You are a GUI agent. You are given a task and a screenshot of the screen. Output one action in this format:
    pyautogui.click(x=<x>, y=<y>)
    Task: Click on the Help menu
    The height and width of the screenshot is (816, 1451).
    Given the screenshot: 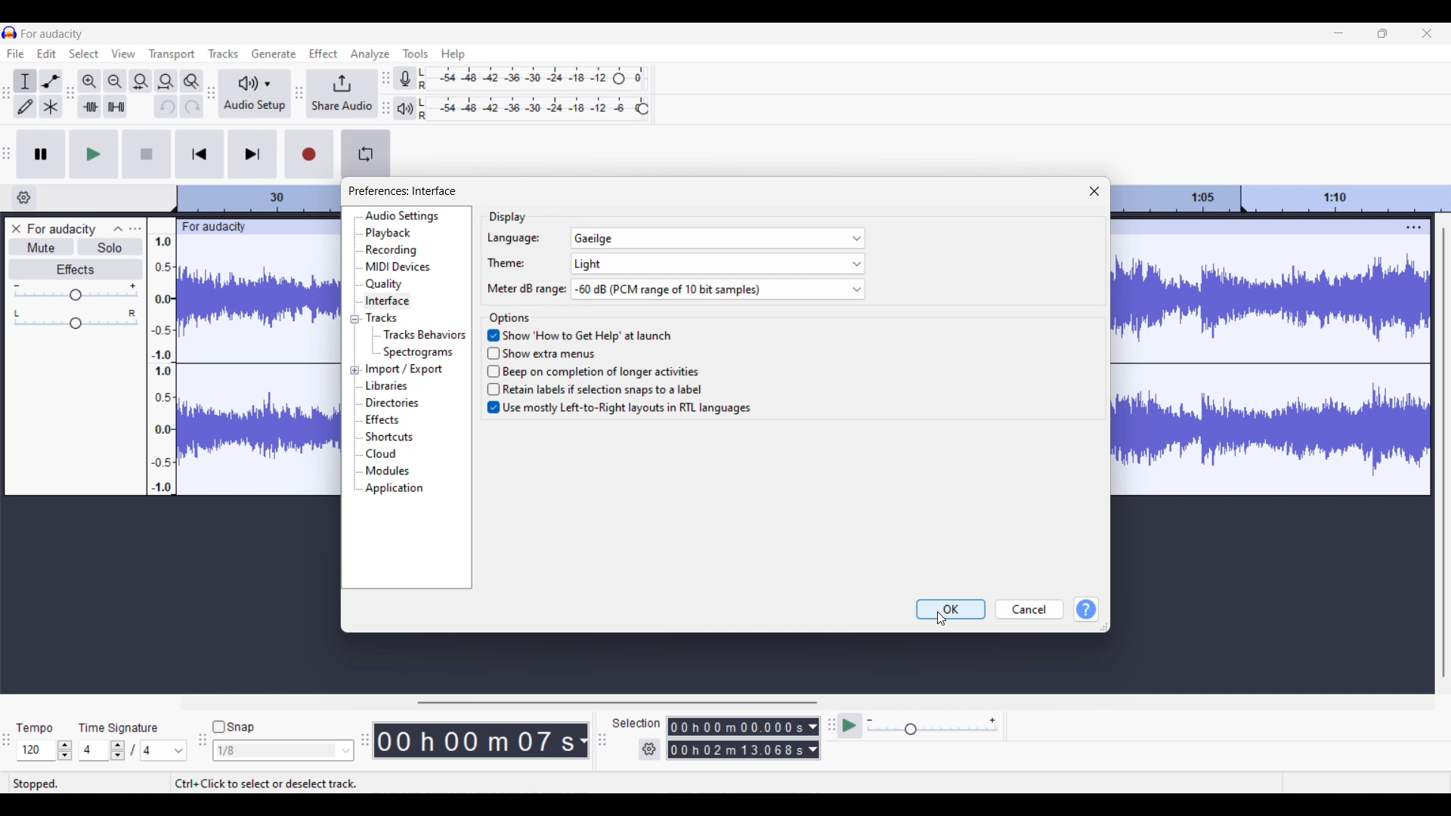 What is the action you would take?
    pyautogui.click(x=453, y=54)
    